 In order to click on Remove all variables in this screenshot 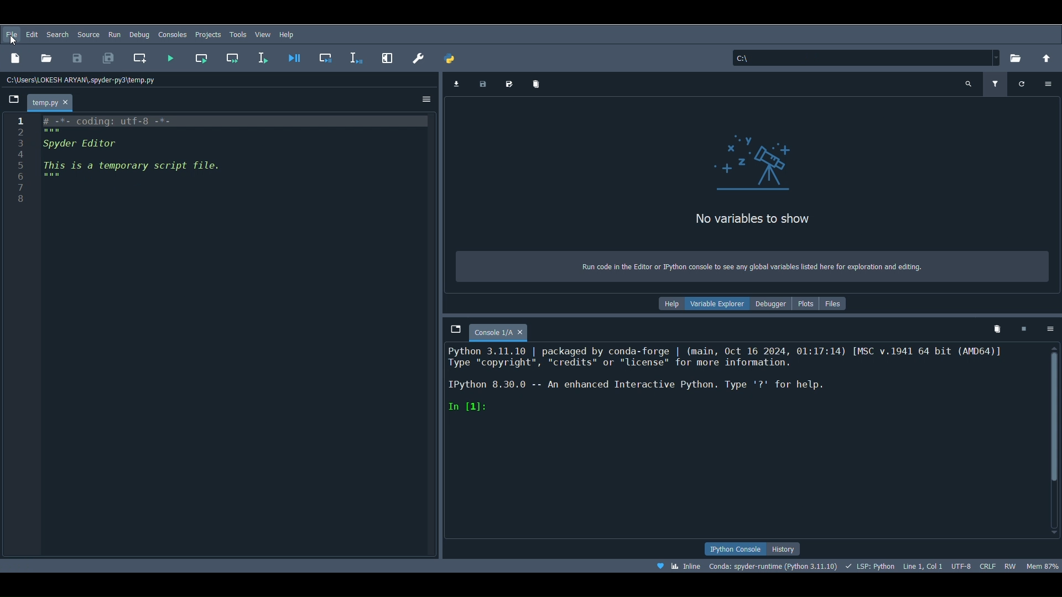, I will do `click(535, 82)`.